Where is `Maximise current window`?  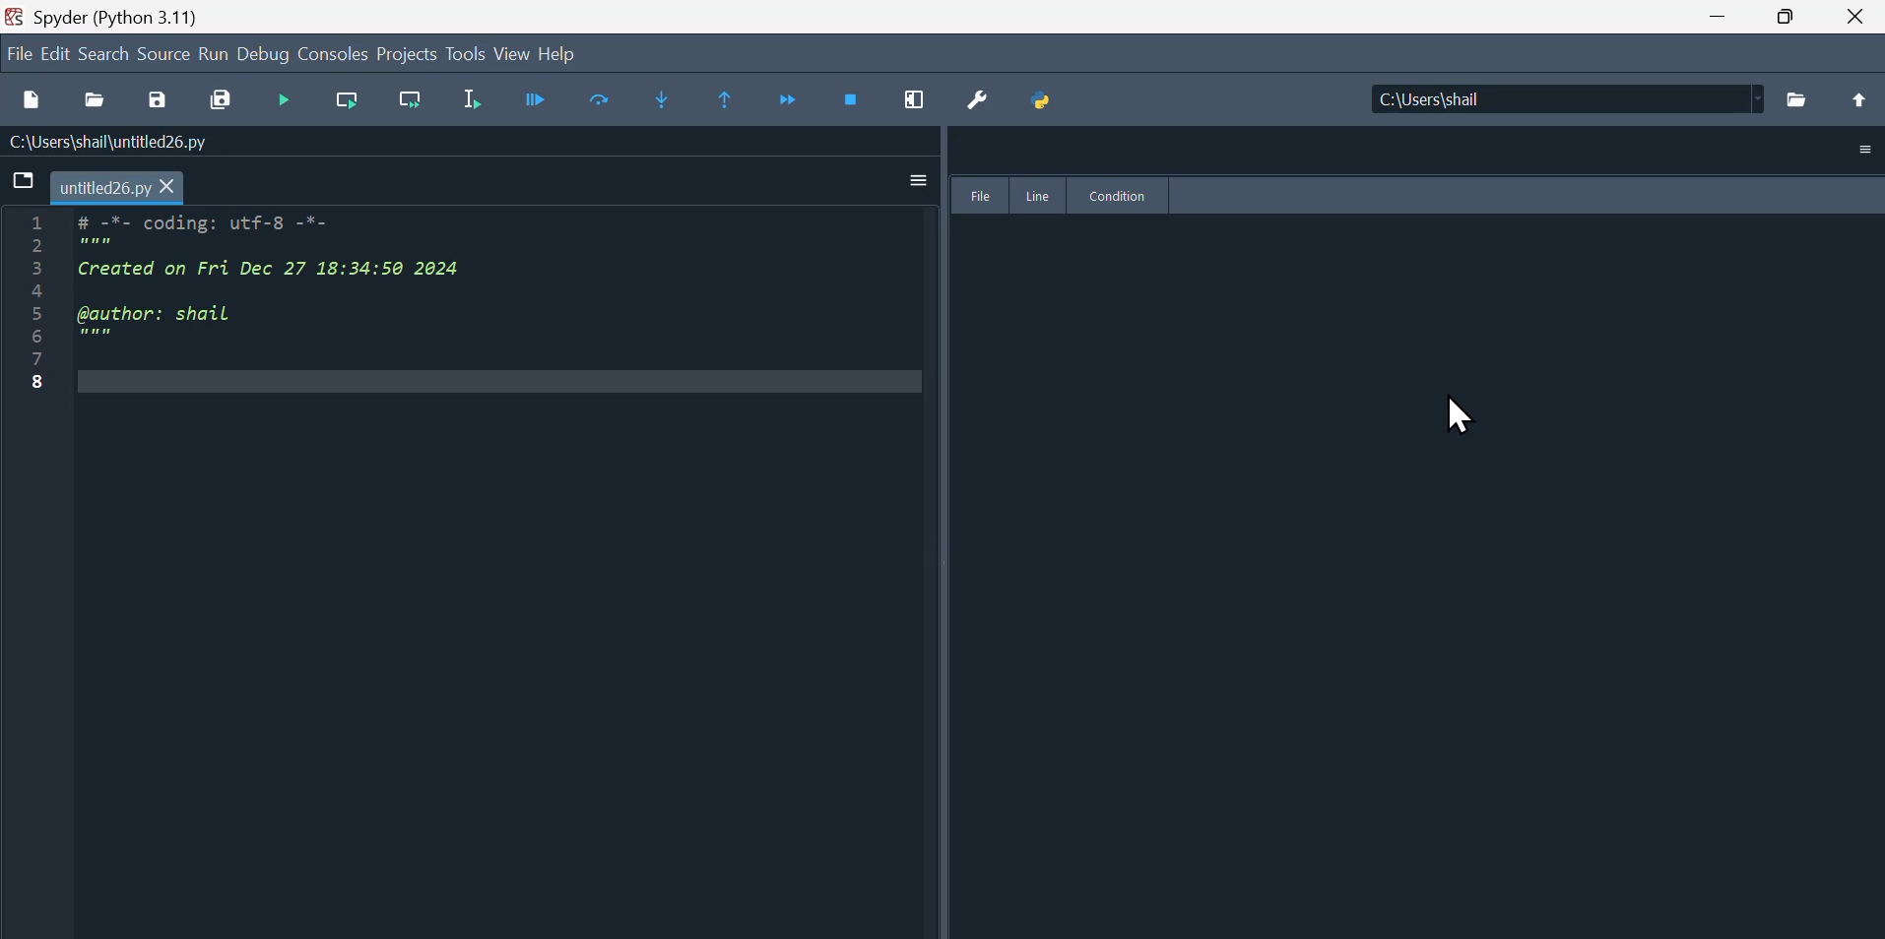
Maximise current window is located at coordinates (925, 100).